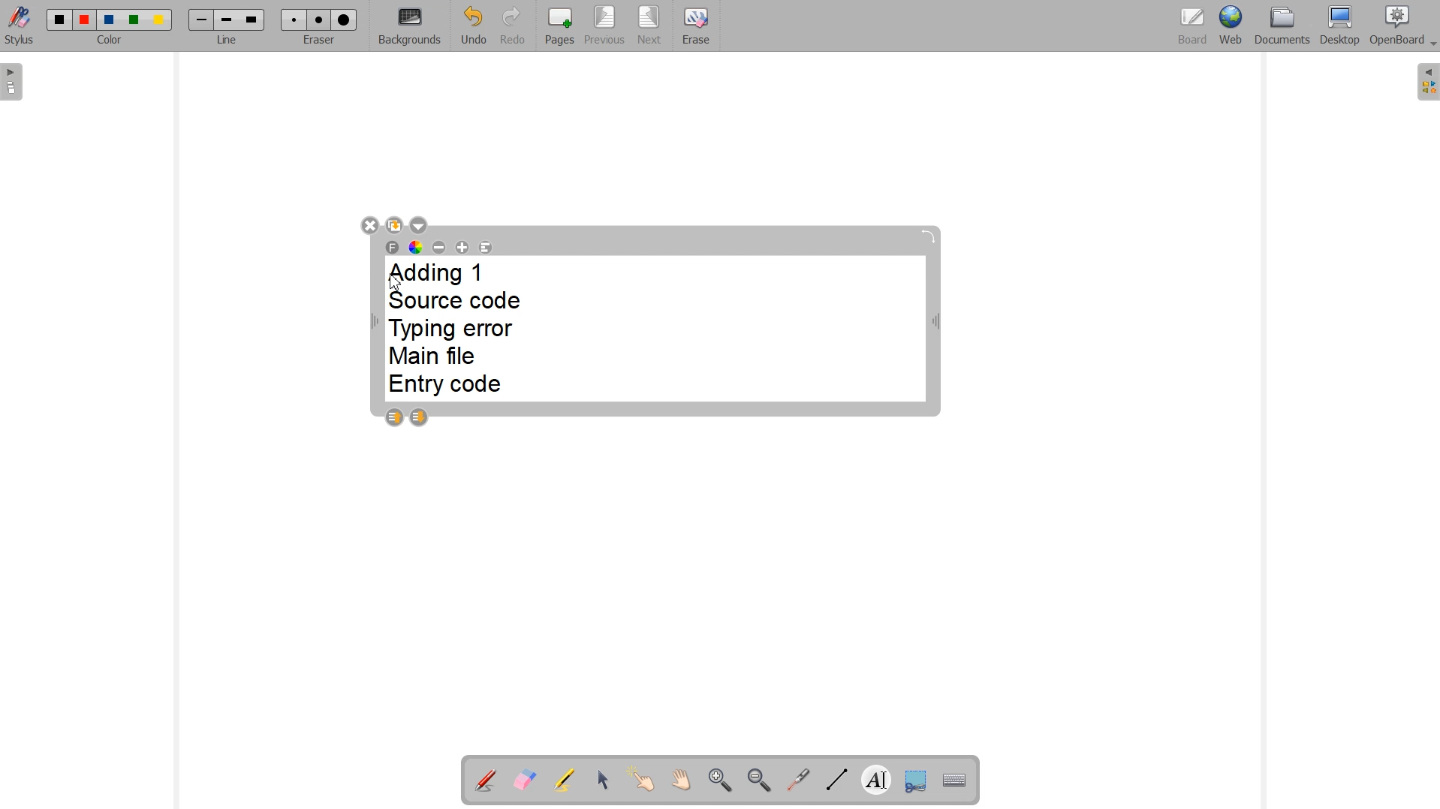  What do you see at coordinates (395, 224) in the screenshot?
I see `Duplicate` at bounding box center [395, 224].